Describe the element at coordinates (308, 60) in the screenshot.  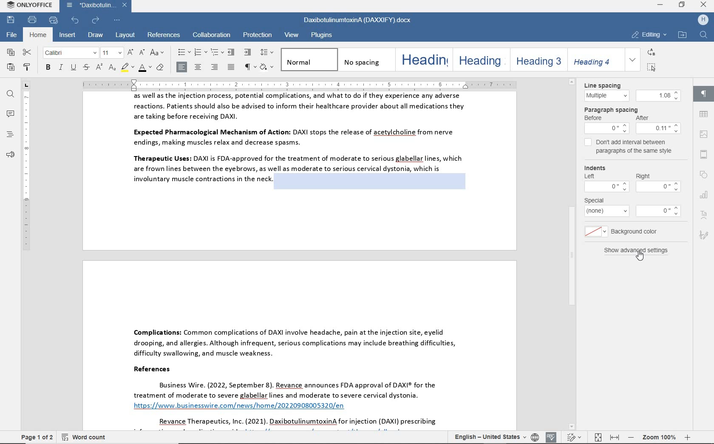
I see `normal` at that location.